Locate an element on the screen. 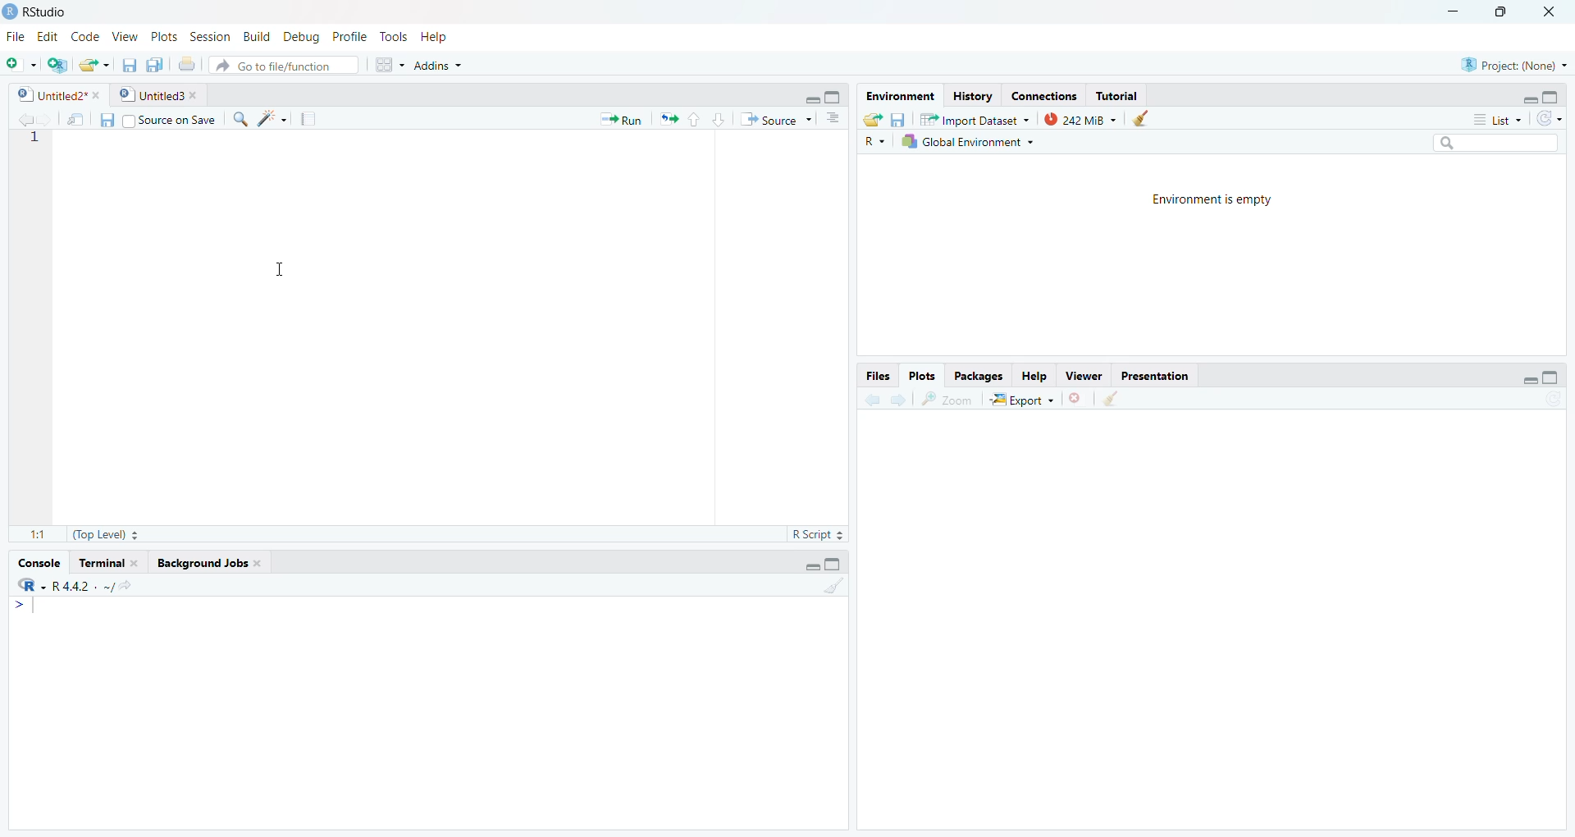 This screenshot has height=837, width=1575. Connections is located at coordinates (1042, 96).